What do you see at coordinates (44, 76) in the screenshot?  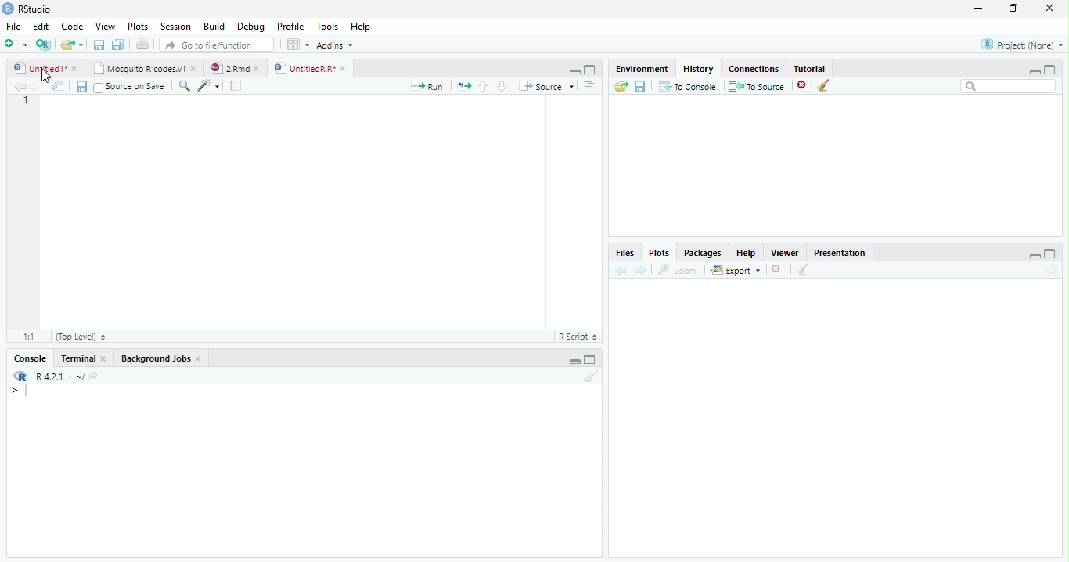 I see `Cursor` at bounding box center [44, 76].